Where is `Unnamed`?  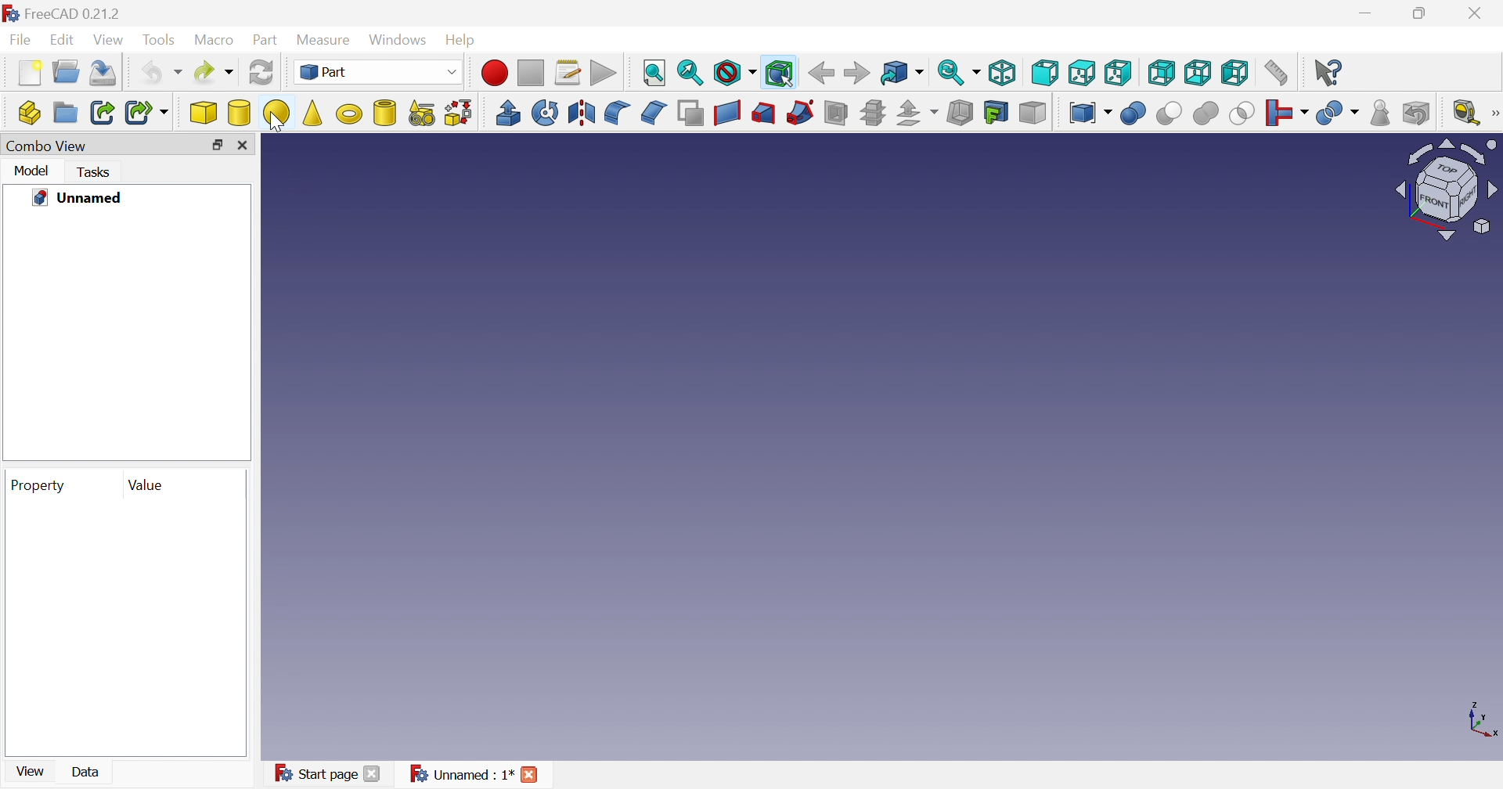 Unnamed is located at coordinates (78, 196).